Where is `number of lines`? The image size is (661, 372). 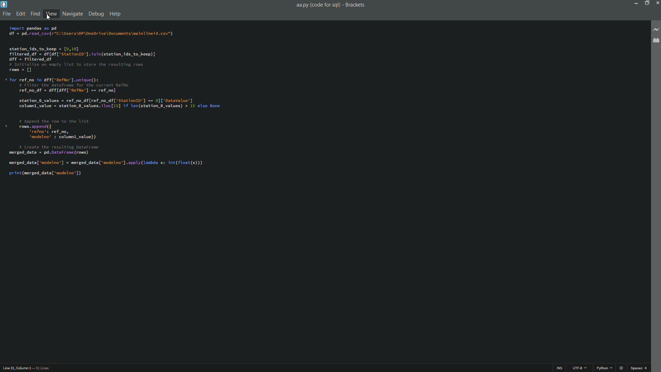
number of lines is located at coordinates (43, 368).